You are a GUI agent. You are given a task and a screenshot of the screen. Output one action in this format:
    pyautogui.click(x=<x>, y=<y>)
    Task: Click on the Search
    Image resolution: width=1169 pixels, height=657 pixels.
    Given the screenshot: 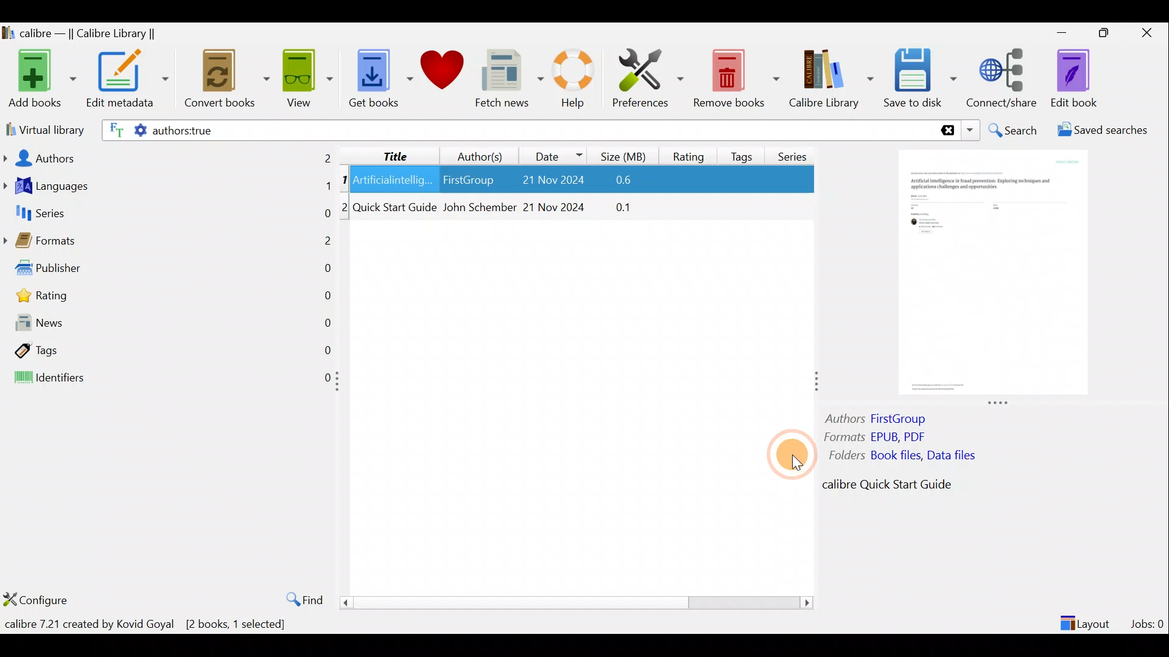 What is the action you would take?
    pyautogui.click(x=1014, y=130)
    